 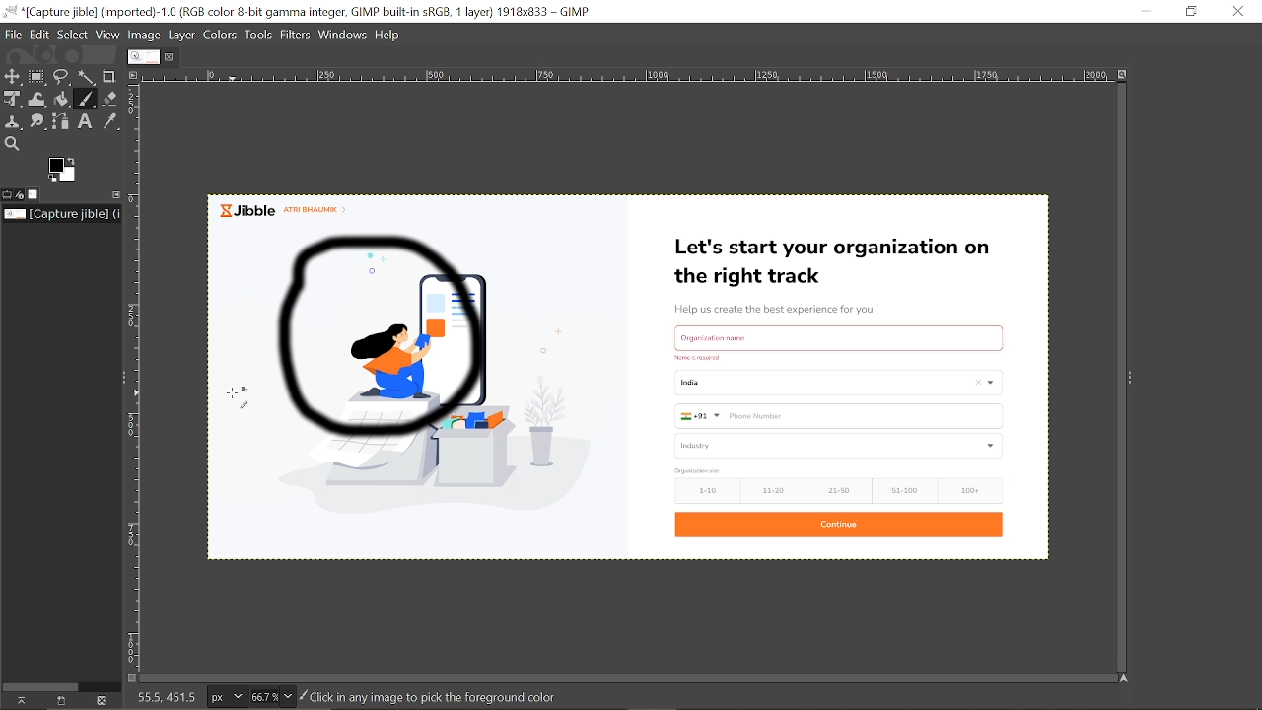 I want to click on Fuzzy select tool , so click(x=87, y=79).